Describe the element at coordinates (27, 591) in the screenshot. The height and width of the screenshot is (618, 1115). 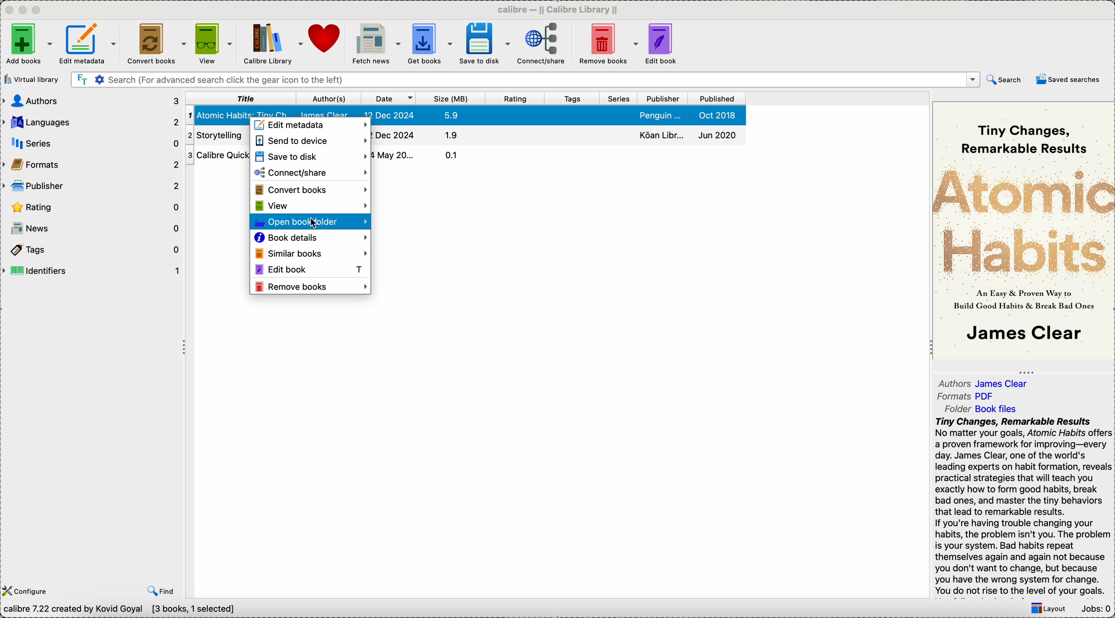
I see `configure` at that location.